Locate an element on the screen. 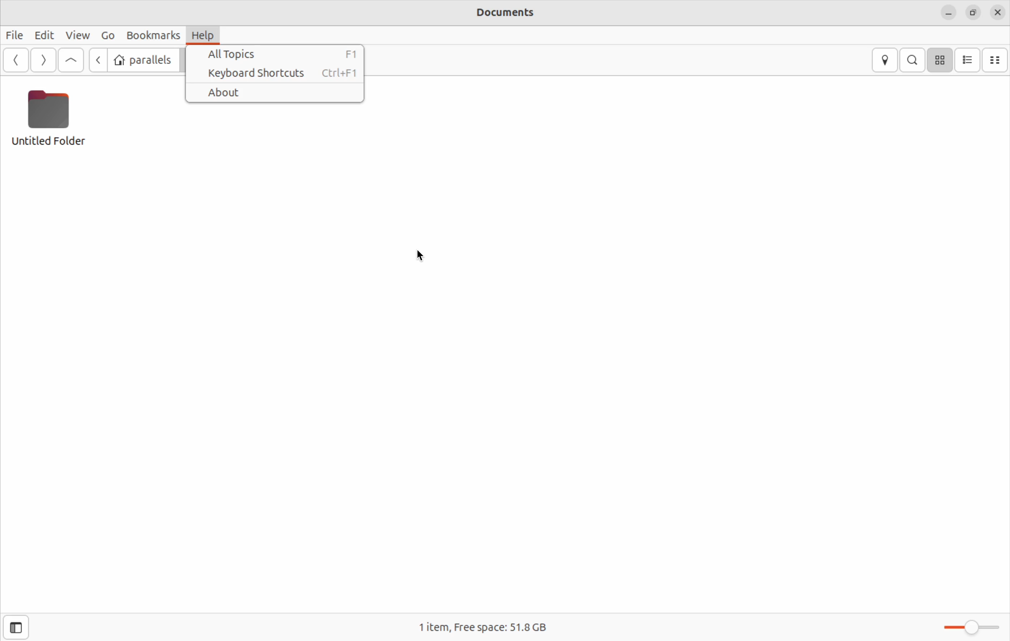  Go is located at coordinates (107, 35).